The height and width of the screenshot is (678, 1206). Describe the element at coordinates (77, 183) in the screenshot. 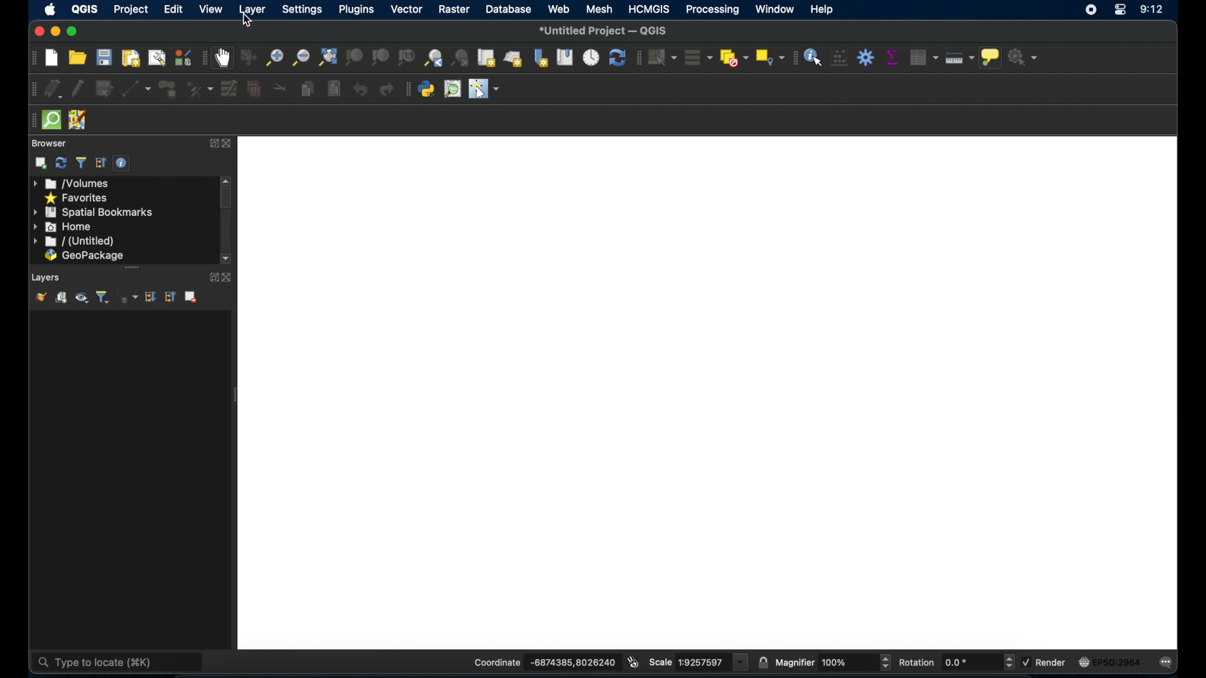

I see `volumes` at that location.